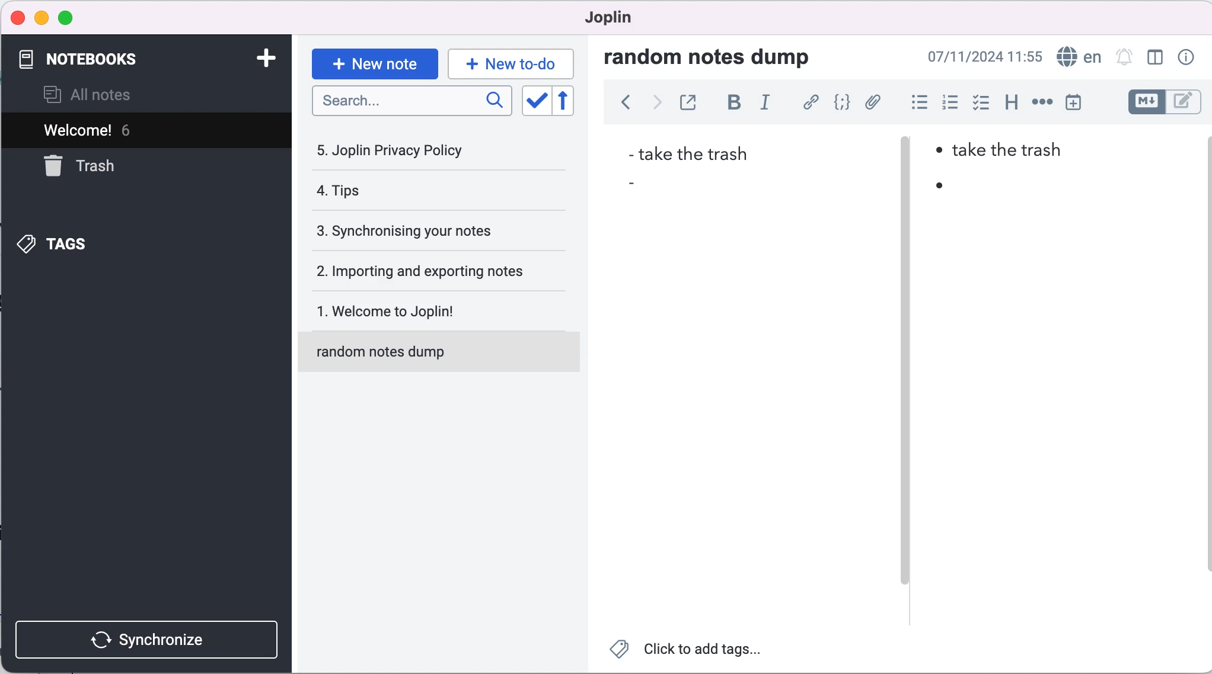 The image size is (1212, 674). I want to click on notebooks, so click(117, 60).